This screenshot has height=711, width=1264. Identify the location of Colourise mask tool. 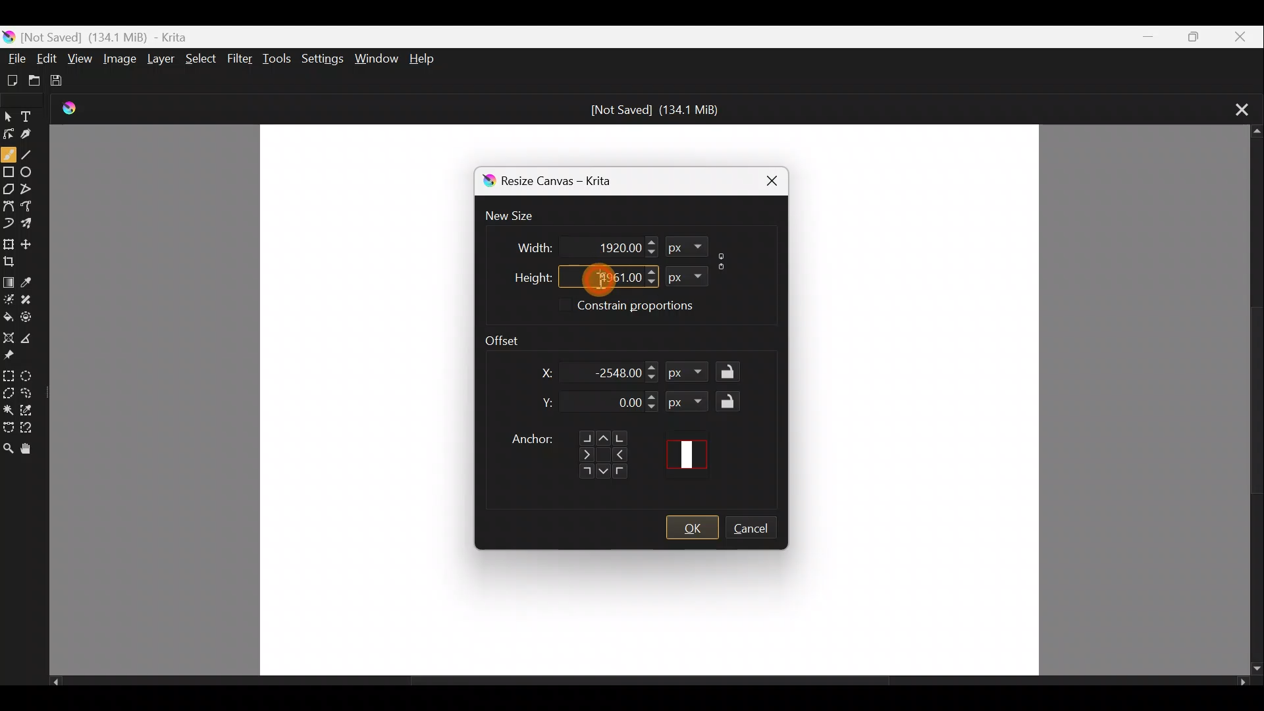
(11, 297).